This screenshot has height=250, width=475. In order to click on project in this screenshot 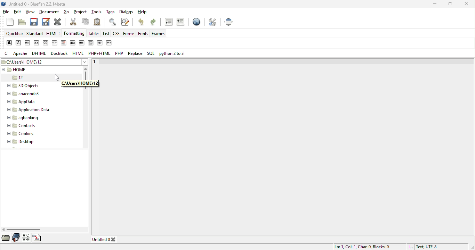, I will do `click(81, 12)`.